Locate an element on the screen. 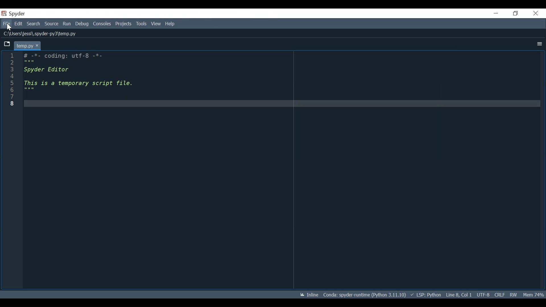 The height and width of the screenshot is (307, 546). Edit is located at coordinates (18, 24).